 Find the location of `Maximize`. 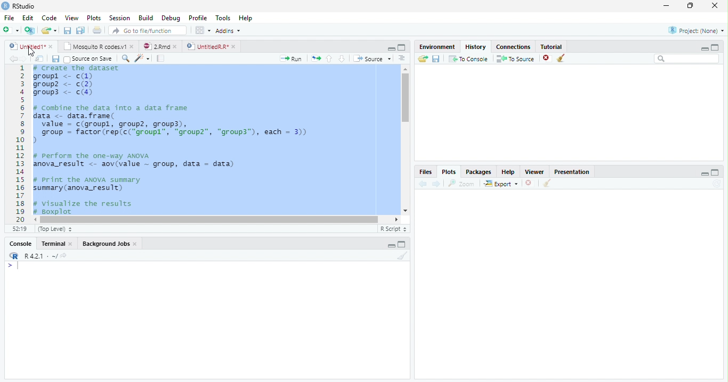

Maximize is located at coordinates (715, 173).